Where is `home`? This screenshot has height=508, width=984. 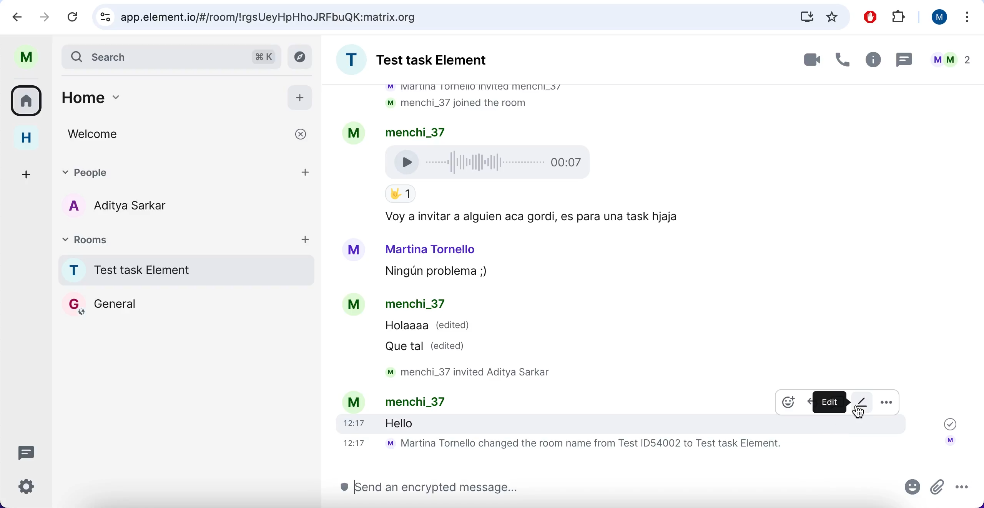
home is located at coordinates (25, 140).